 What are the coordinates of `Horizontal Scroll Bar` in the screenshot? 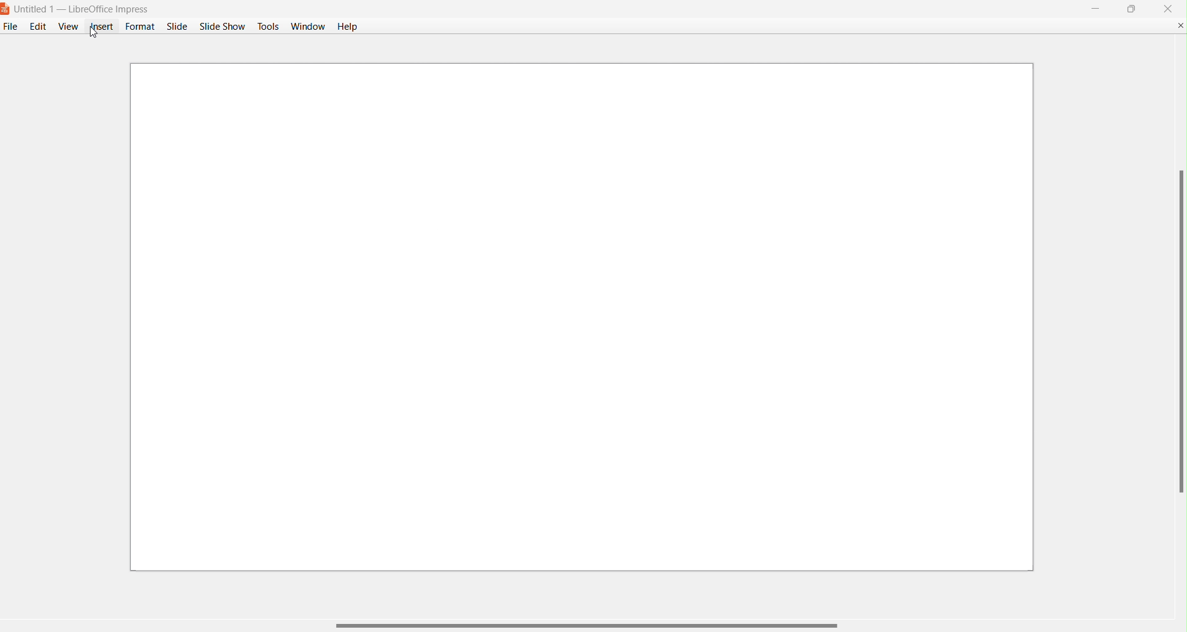 It's located at (580, 625).